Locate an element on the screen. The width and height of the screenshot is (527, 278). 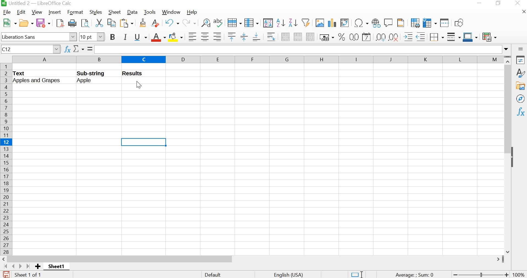
freeze rows and columns is located at coordinates (429, 22).